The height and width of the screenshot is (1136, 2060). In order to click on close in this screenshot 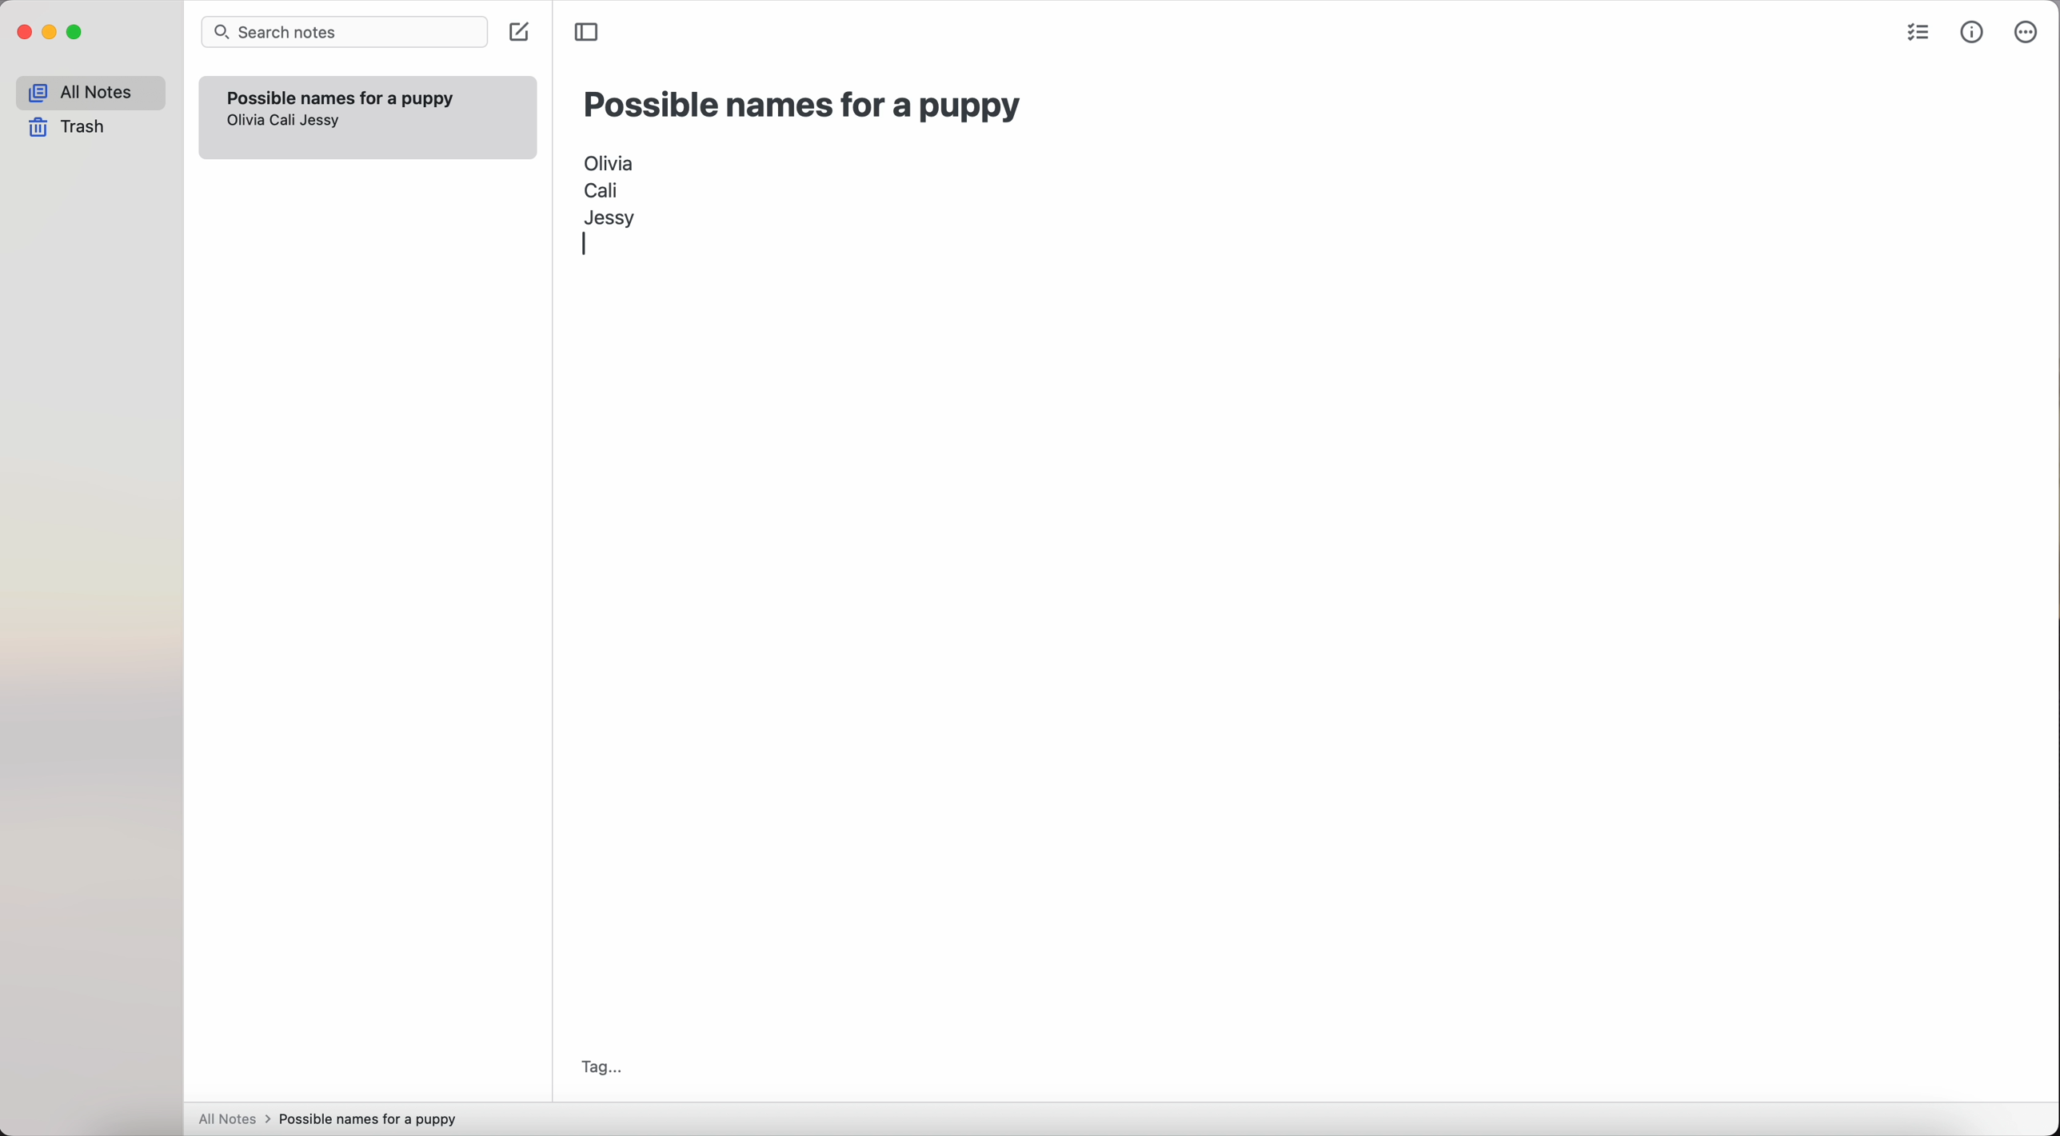, I will do `click(22, 34)`.